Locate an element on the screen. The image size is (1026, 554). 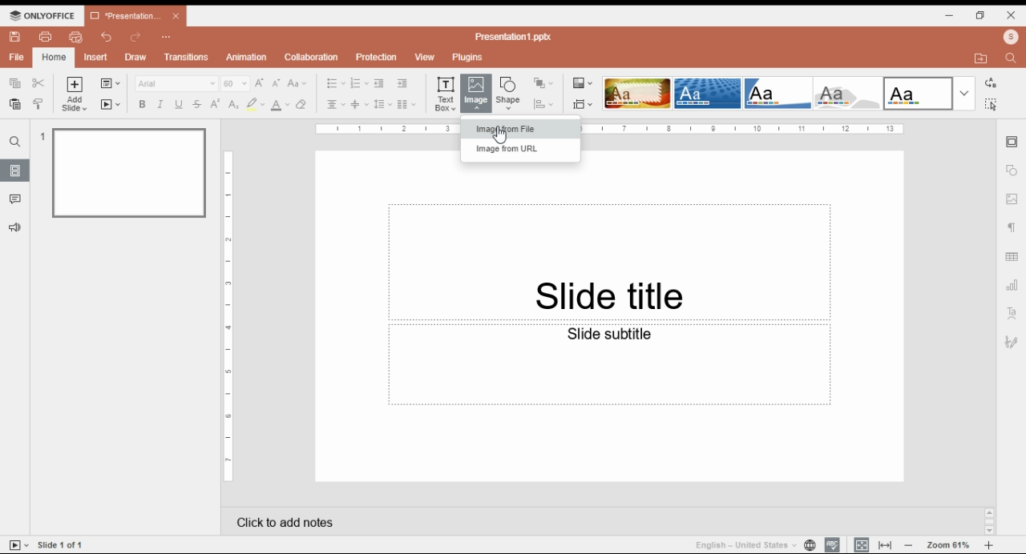
find is located at coordinates (14, 142).